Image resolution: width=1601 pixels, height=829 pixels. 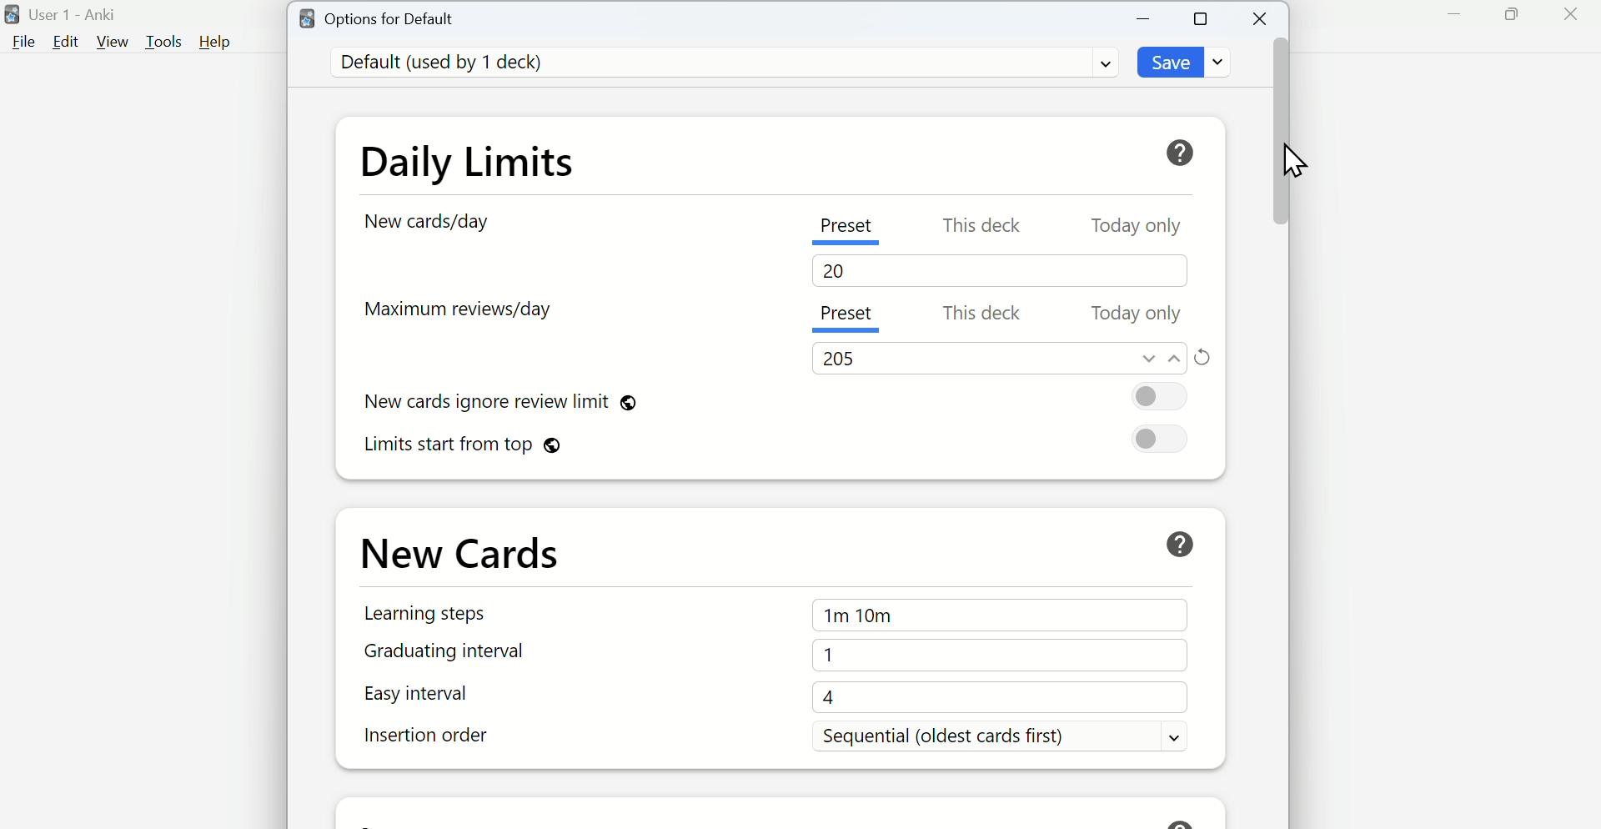 What do you see at coordinates (1148, 358) in the screenshot?
I see `Move down` at bounding box center [1148, 358].